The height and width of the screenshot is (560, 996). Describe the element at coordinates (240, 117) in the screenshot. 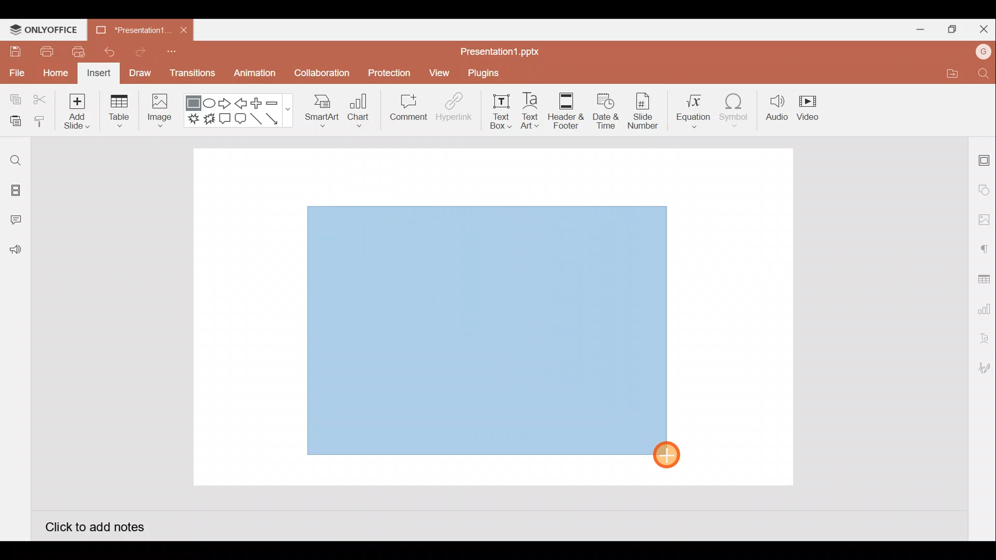

I see `Rounded Rectangular callout` at that location.